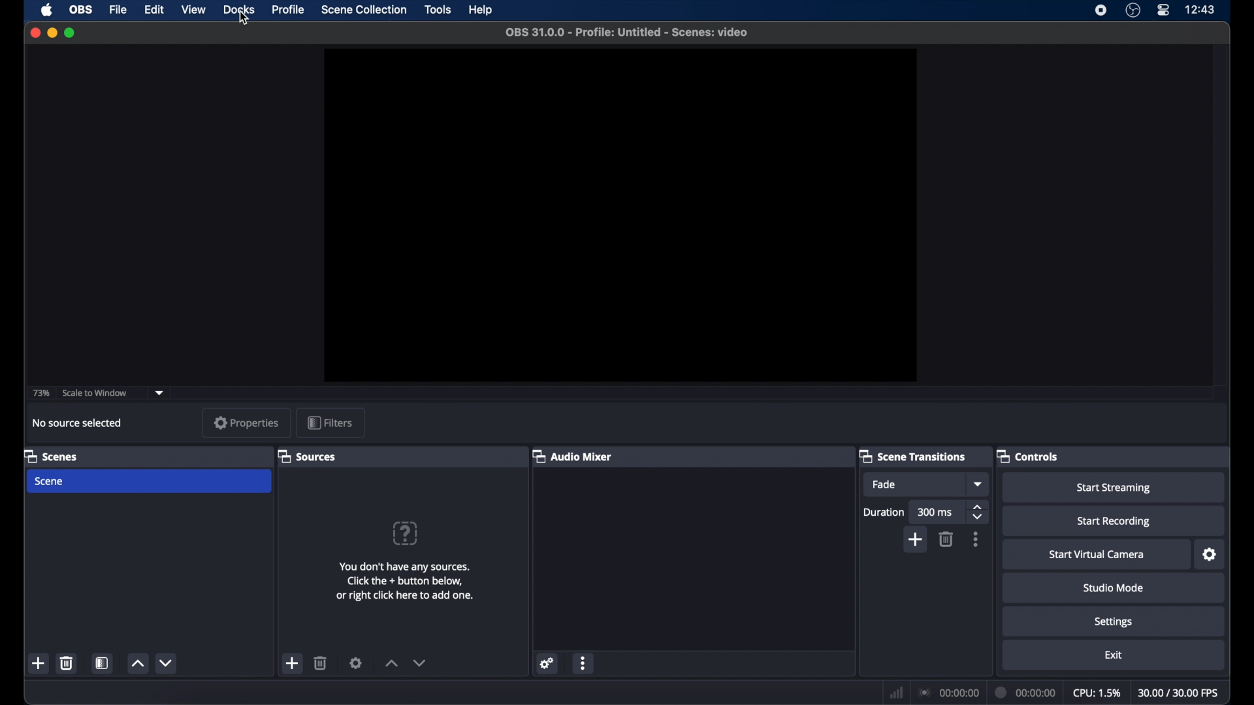 This screenshot has width=1254, height=705. What do you see at coordinates (884, 484) in the screenshot?
I see `fade` at bounding box center [884, 484].